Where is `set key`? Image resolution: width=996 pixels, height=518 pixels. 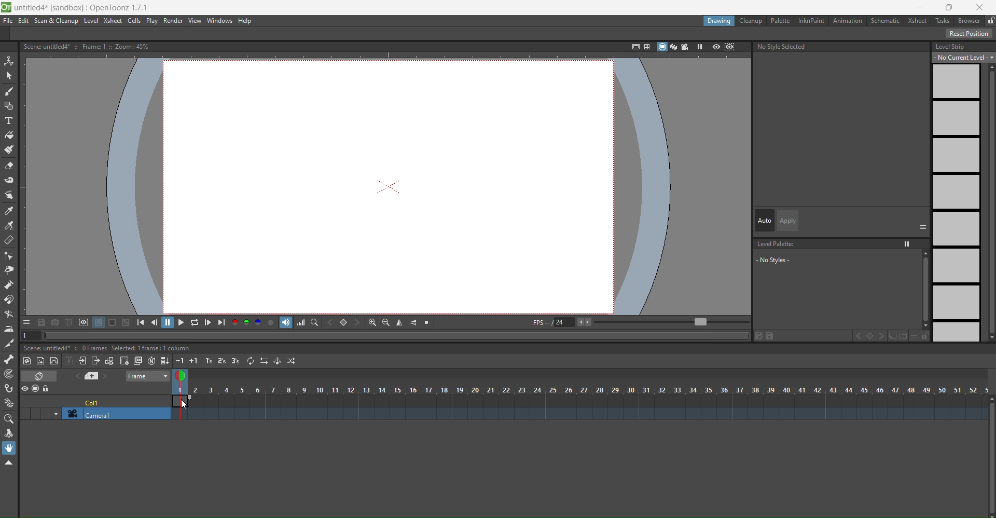 set key is located at coordinates (869, 336).